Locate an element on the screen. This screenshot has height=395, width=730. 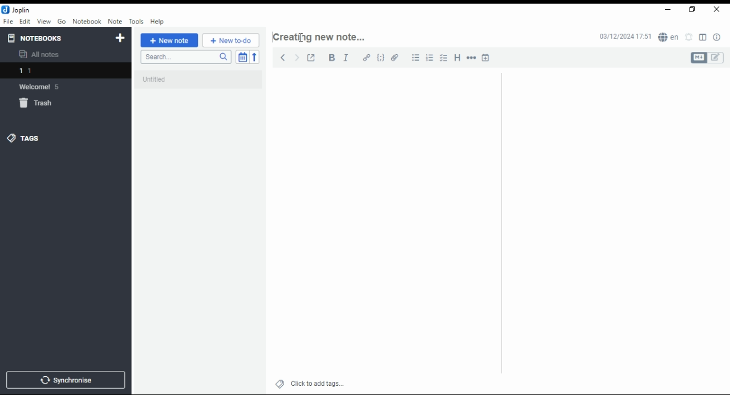
numbered list is located at coordinates (431, 58).